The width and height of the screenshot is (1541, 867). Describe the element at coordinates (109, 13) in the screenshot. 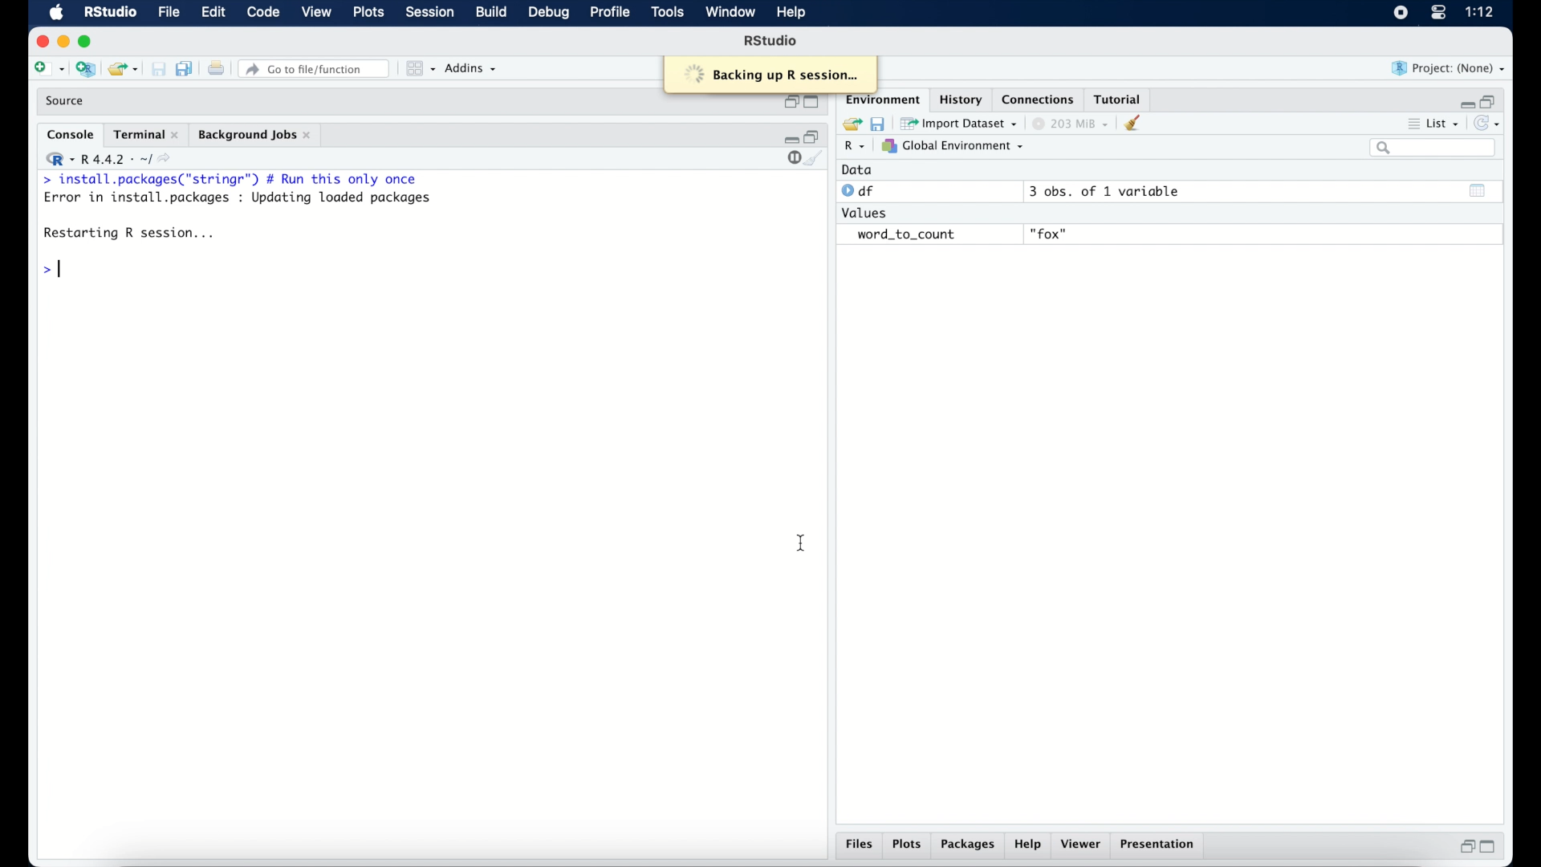

I see `R Studio` at that location.